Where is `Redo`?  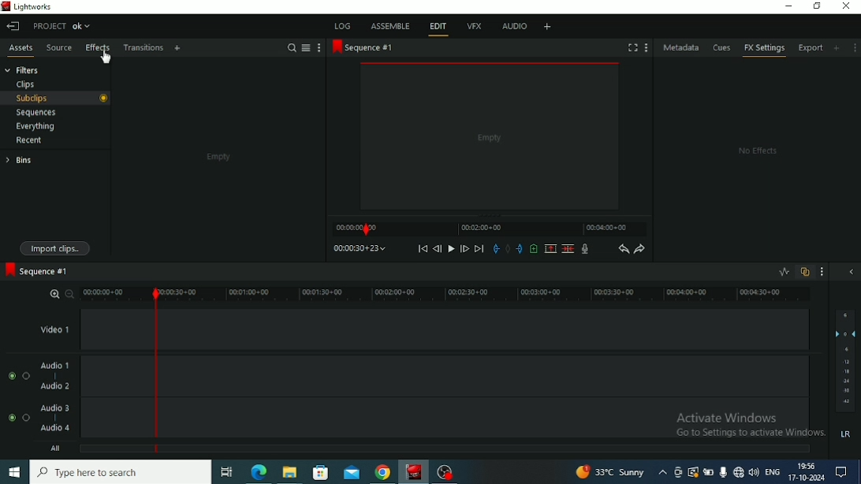 Redo is located at coordinates (640, 248).